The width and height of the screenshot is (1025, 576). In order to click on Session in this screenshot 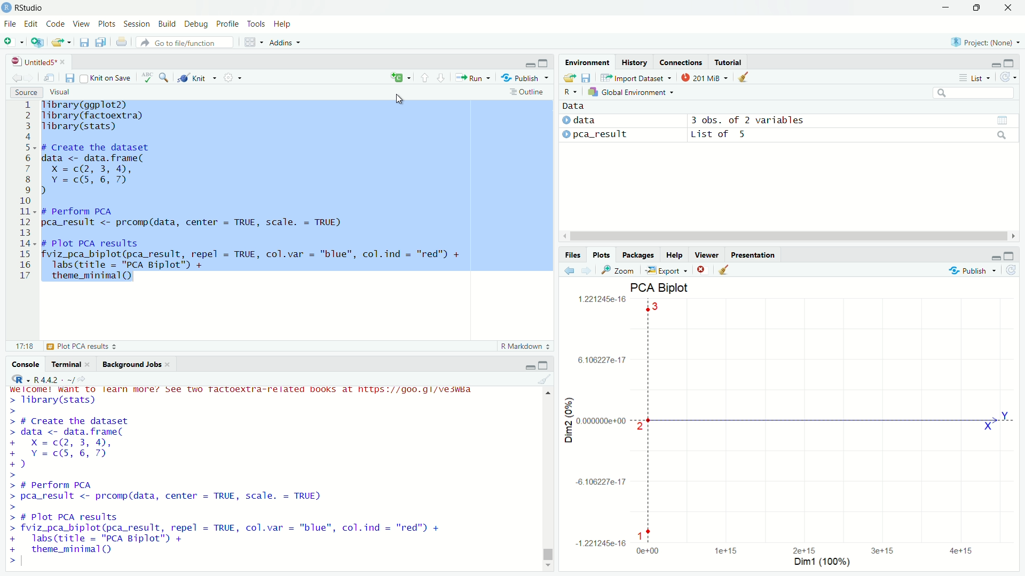, I will do `click(138, 25)`.